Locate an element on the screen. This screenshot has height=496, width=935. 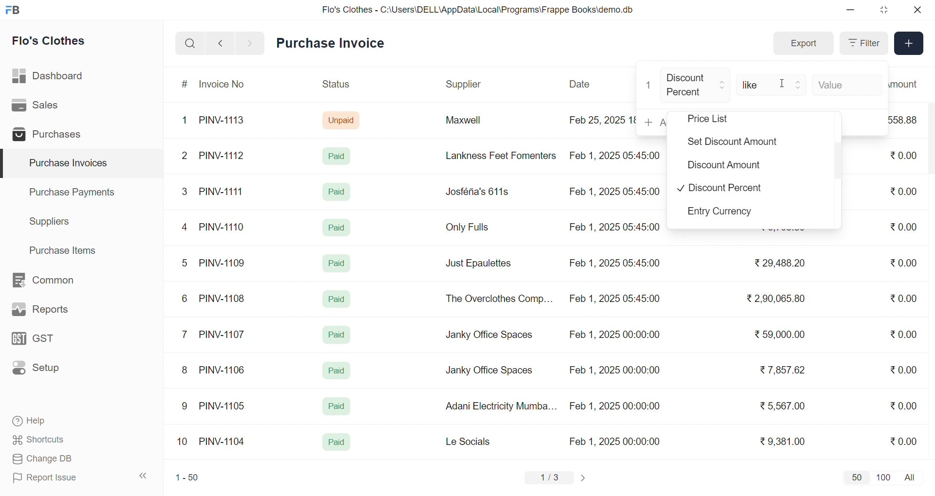
Paid is located at coordinates (337, 192).